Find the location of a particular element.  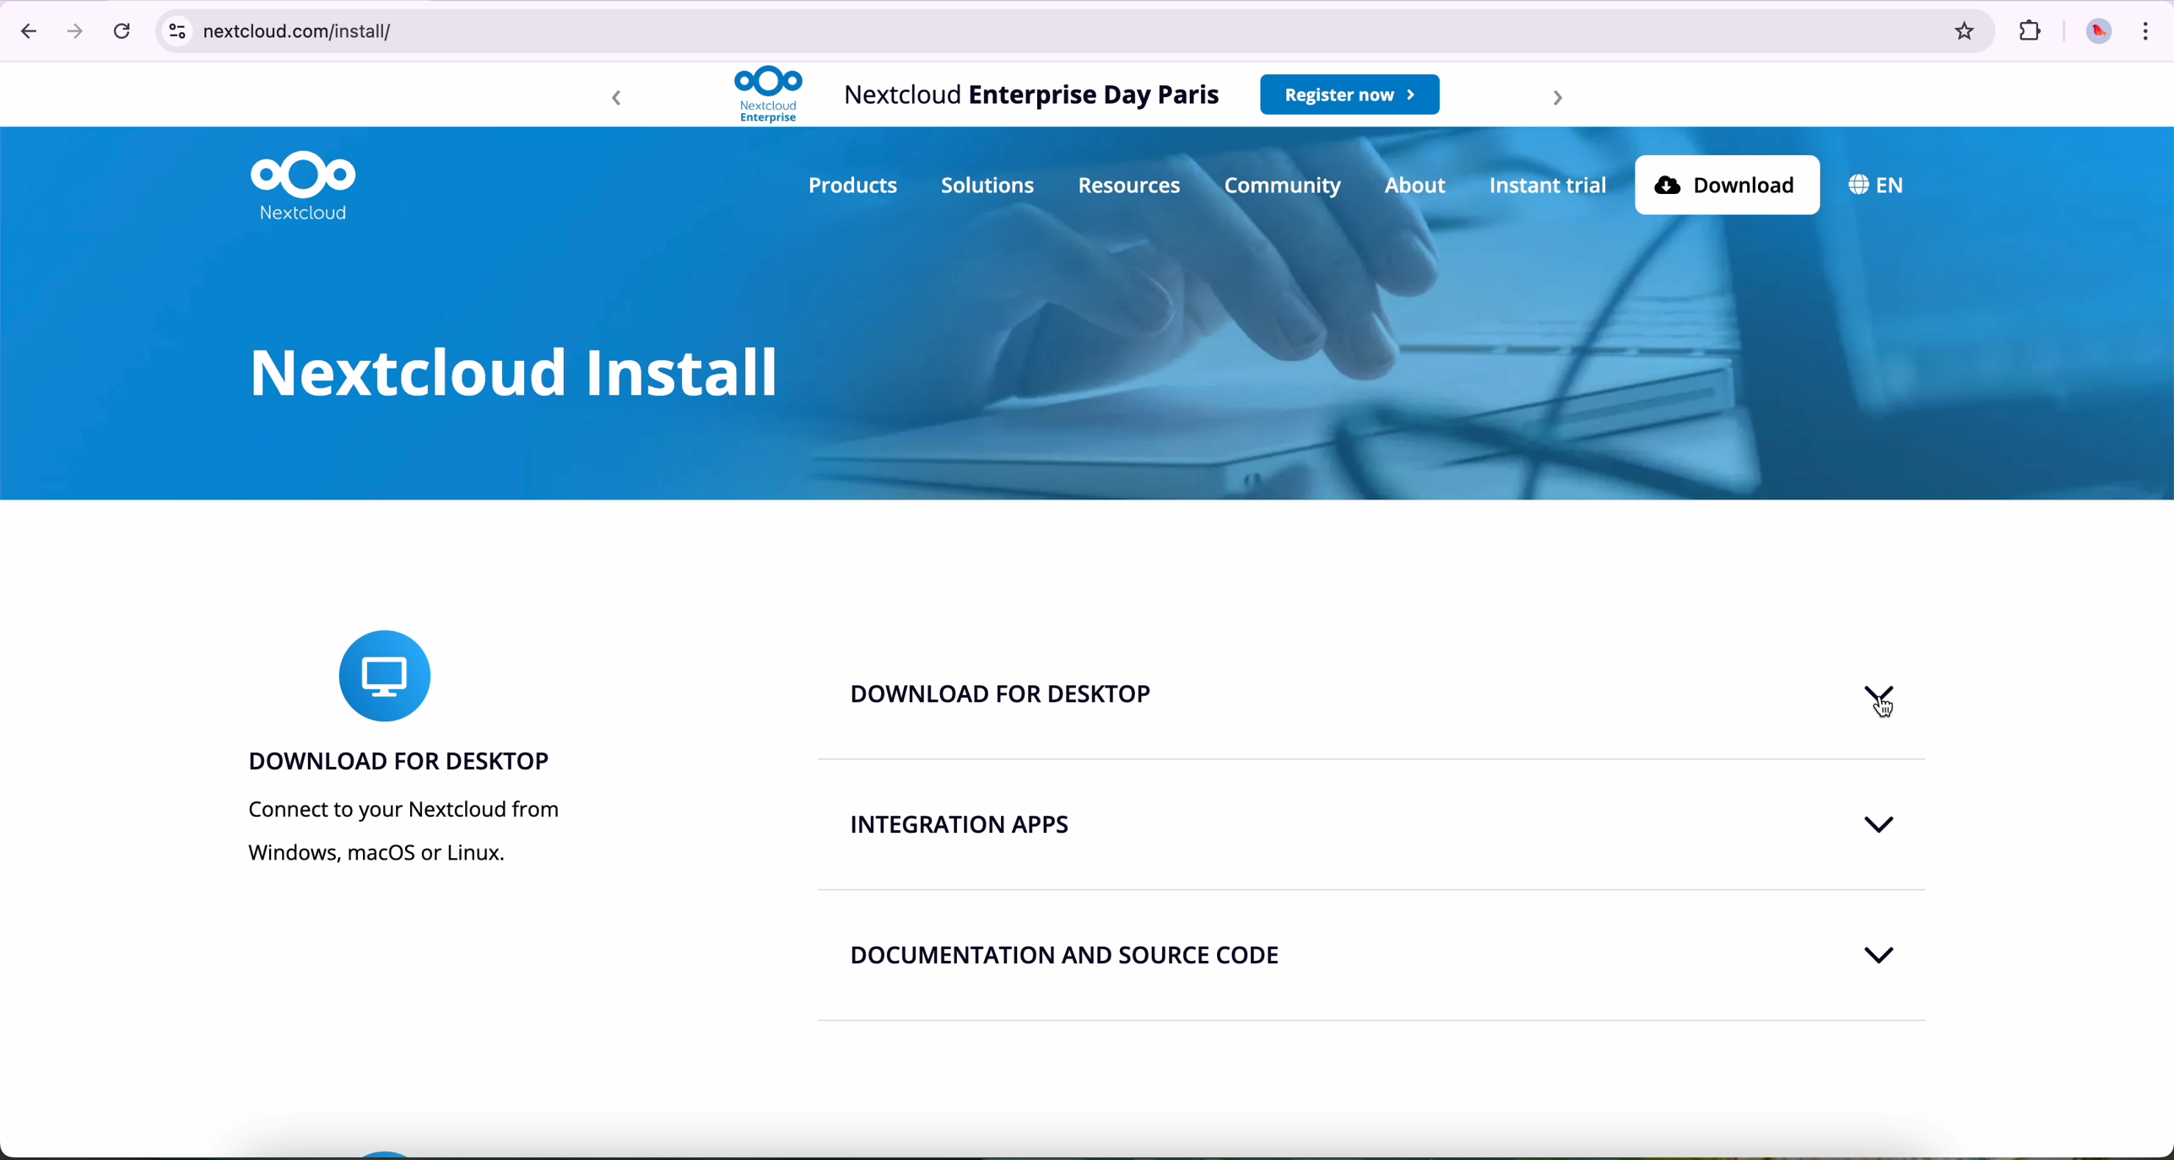

navigate back is located at coordinates (26, 30).